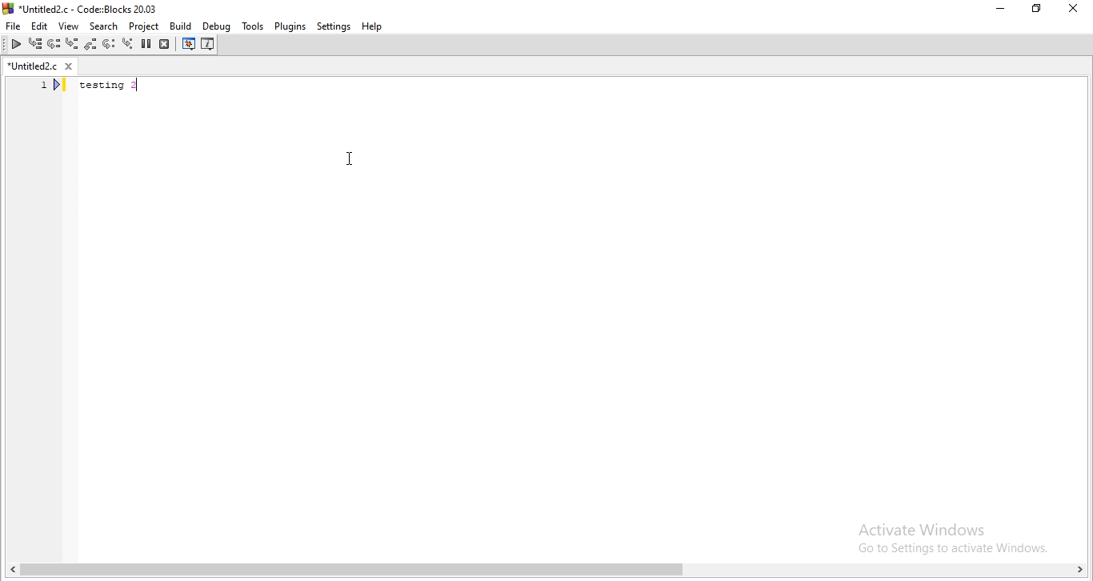 This screenshot has height=581, width=1093. Describe the element at coordinates (186, 45) in the screenshot. I see `debugging window` at that location.